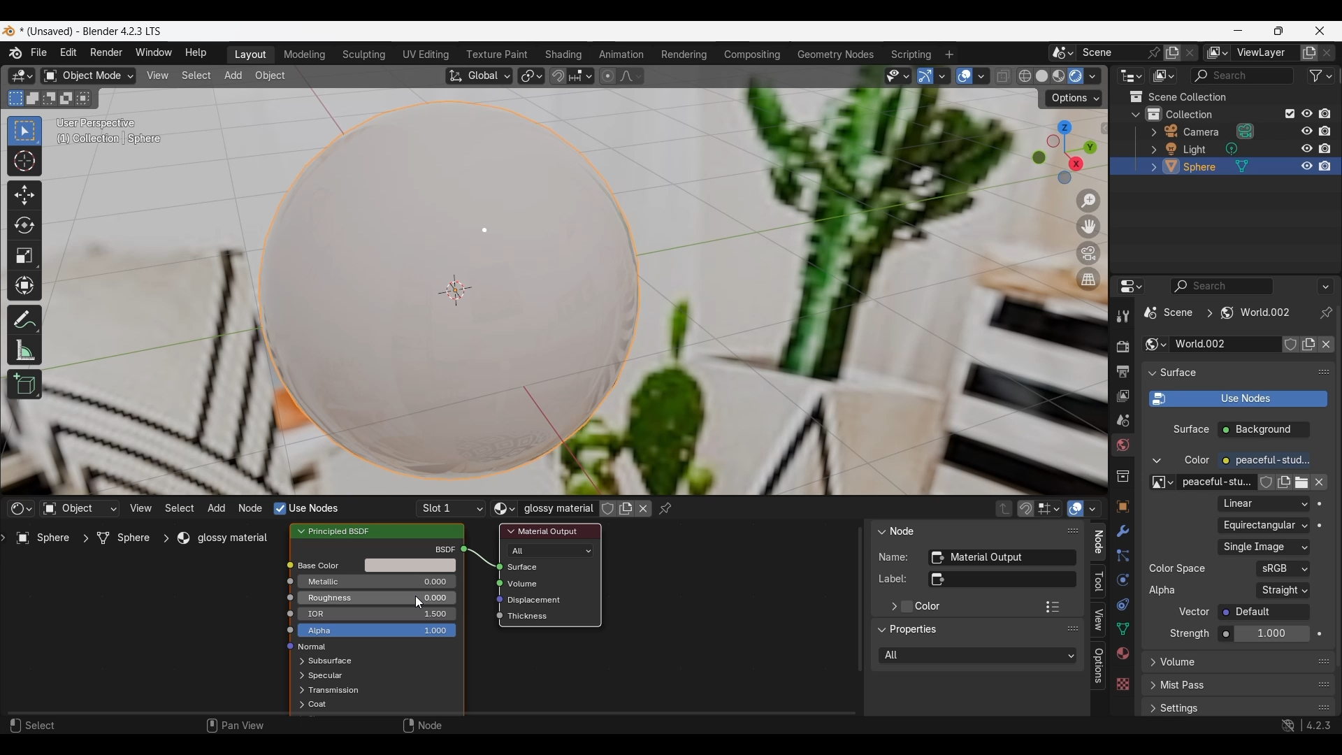 Image resolution: width=1342 pixels, height=755 pixels. Describe the element at coordinates (1174, 52) in the screenshot. I see `Add new scene` at that location.